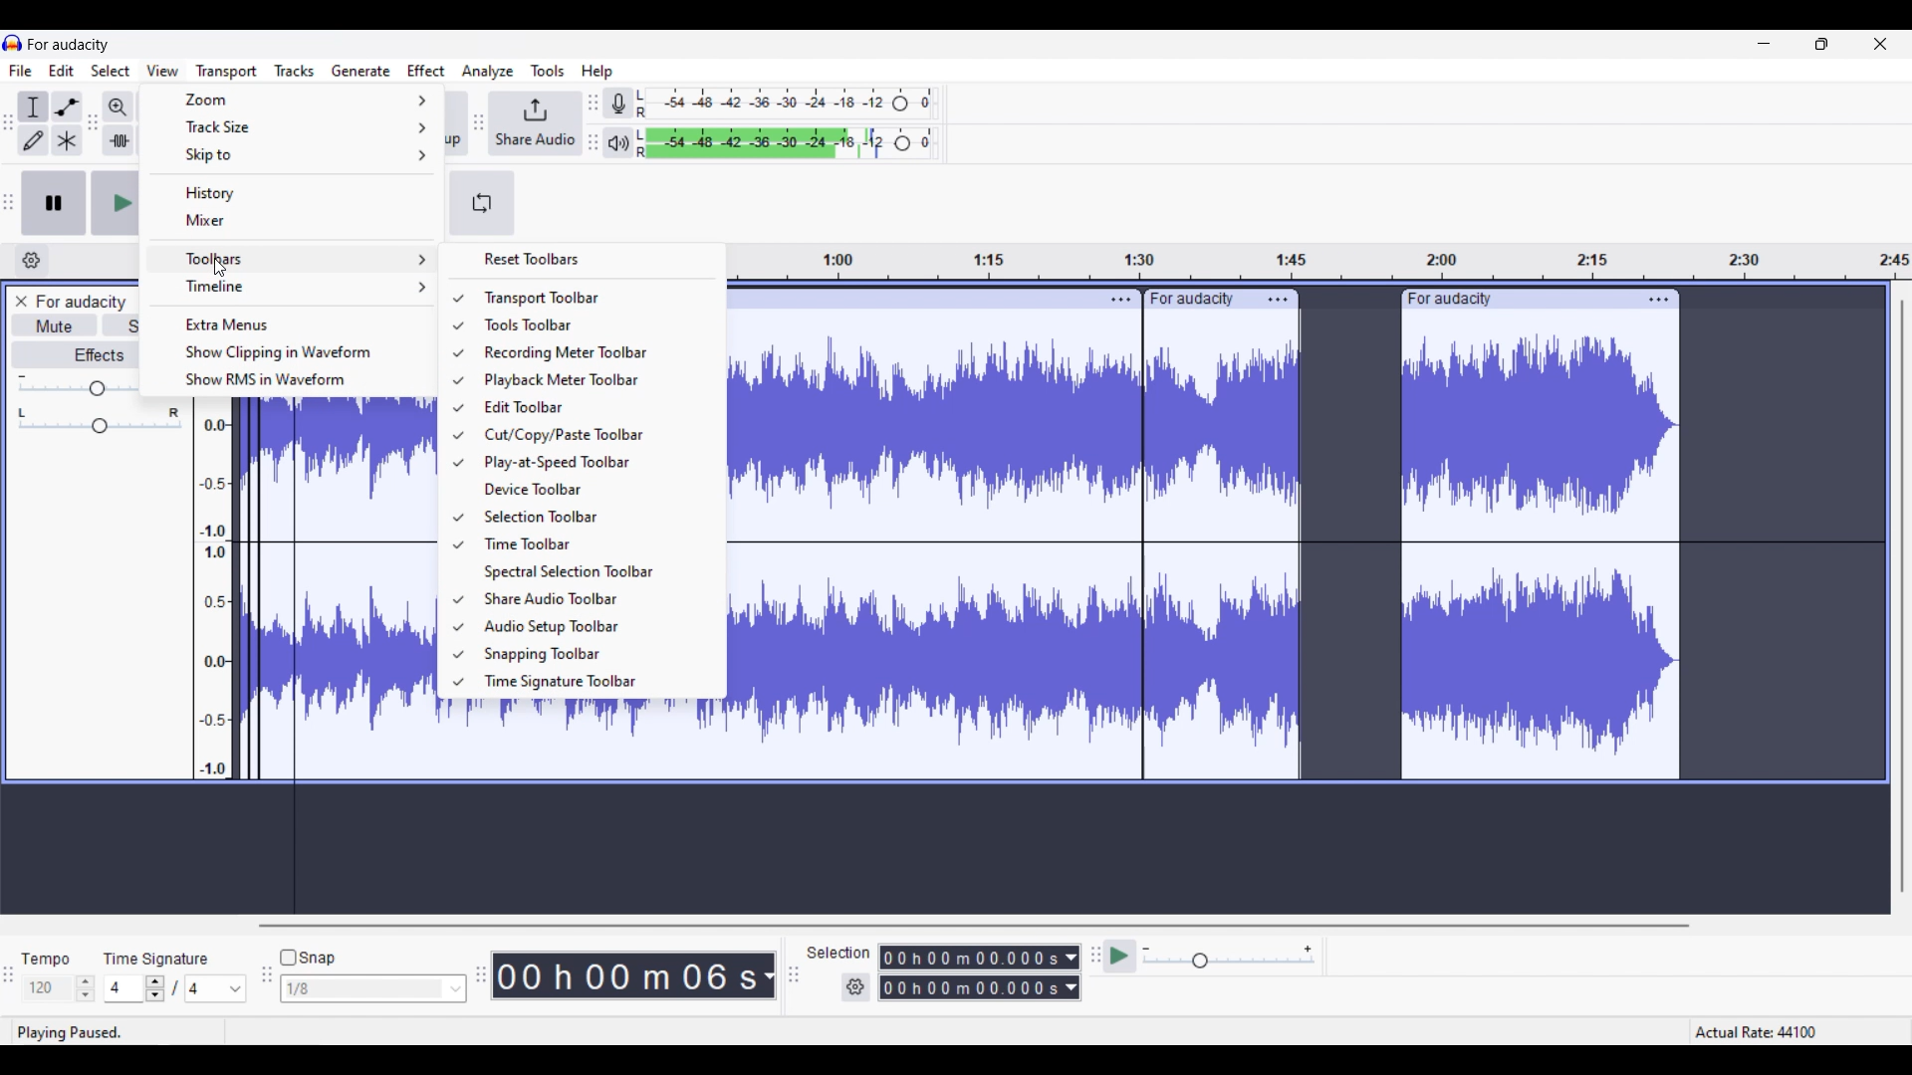 This screenshot has width=1912, height=1075. Describe the element at coordinates (156, 959) in the screenshot. I see `time signature` at that location.